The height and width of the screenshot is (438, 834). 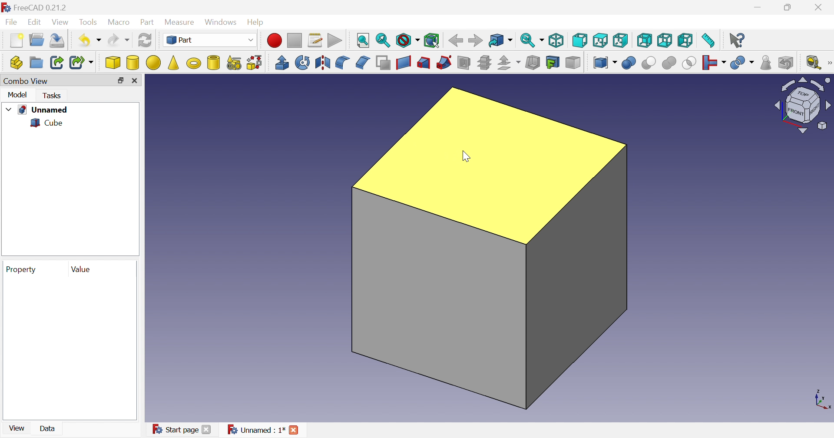 I want to click on Measure distance, so click(x=708, y=42).